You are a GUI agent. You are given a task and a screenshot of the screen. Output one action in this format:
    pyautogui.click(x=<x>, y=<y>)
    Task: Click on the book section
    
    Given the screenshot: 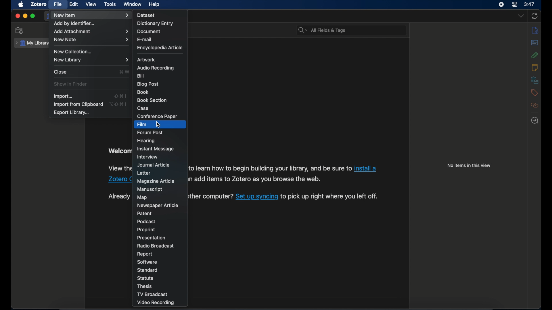 What is the action you would take?
    pyautogui.click(x=152, y=100)
    